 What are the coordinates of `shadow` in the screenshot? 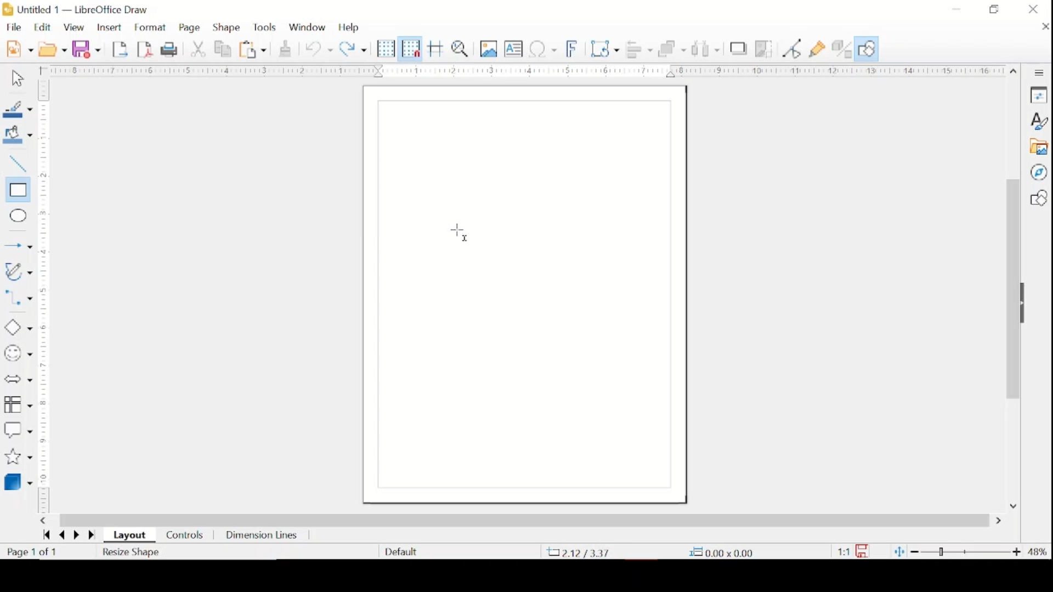 It's located at (739, 48).